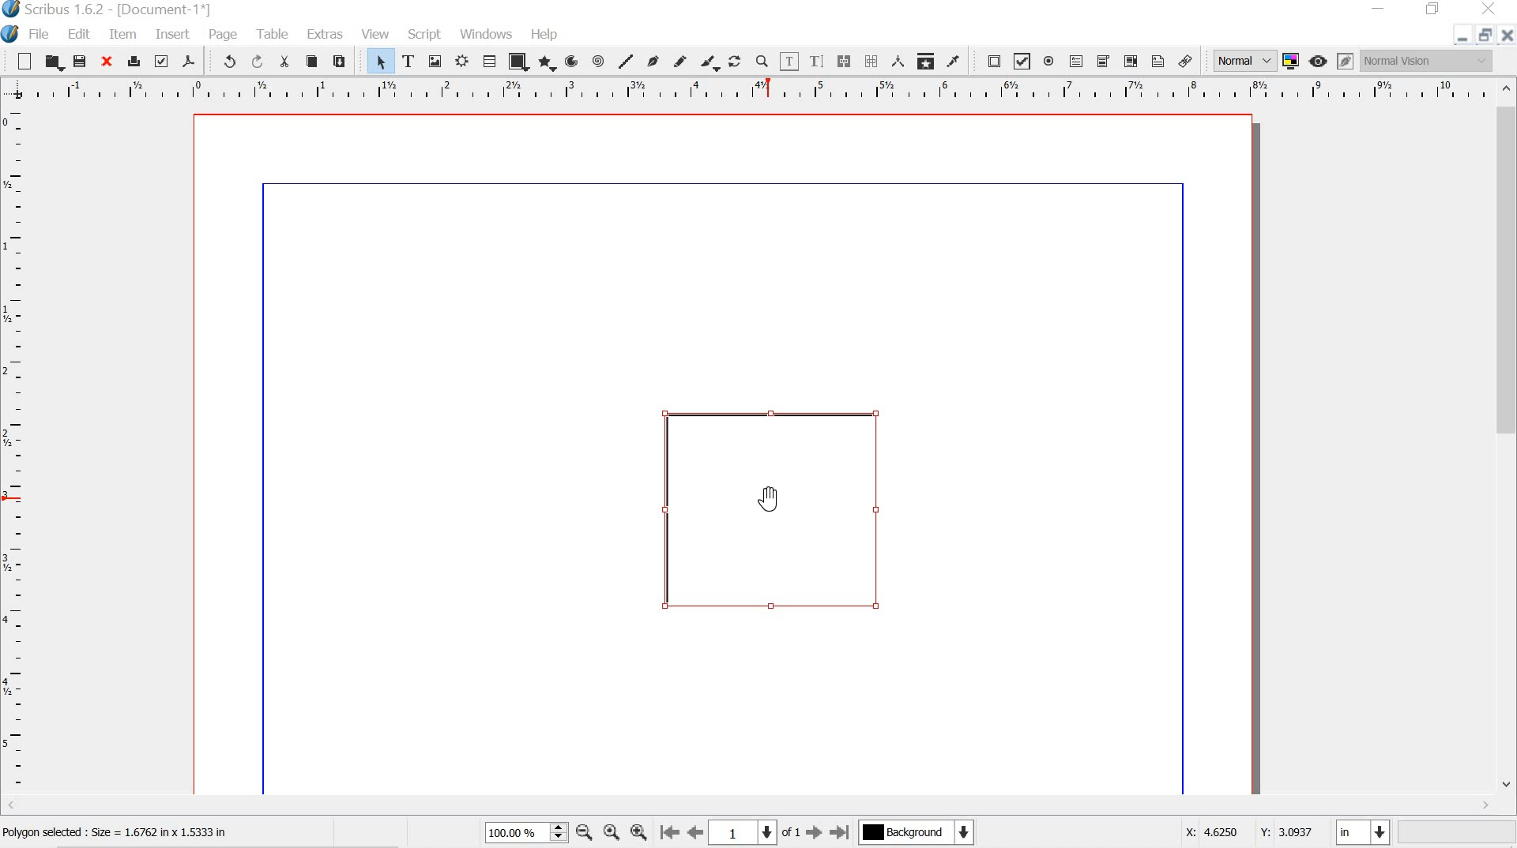 This screenshot has width=1517, height=848. I want to click on paste, so click(341, 59).